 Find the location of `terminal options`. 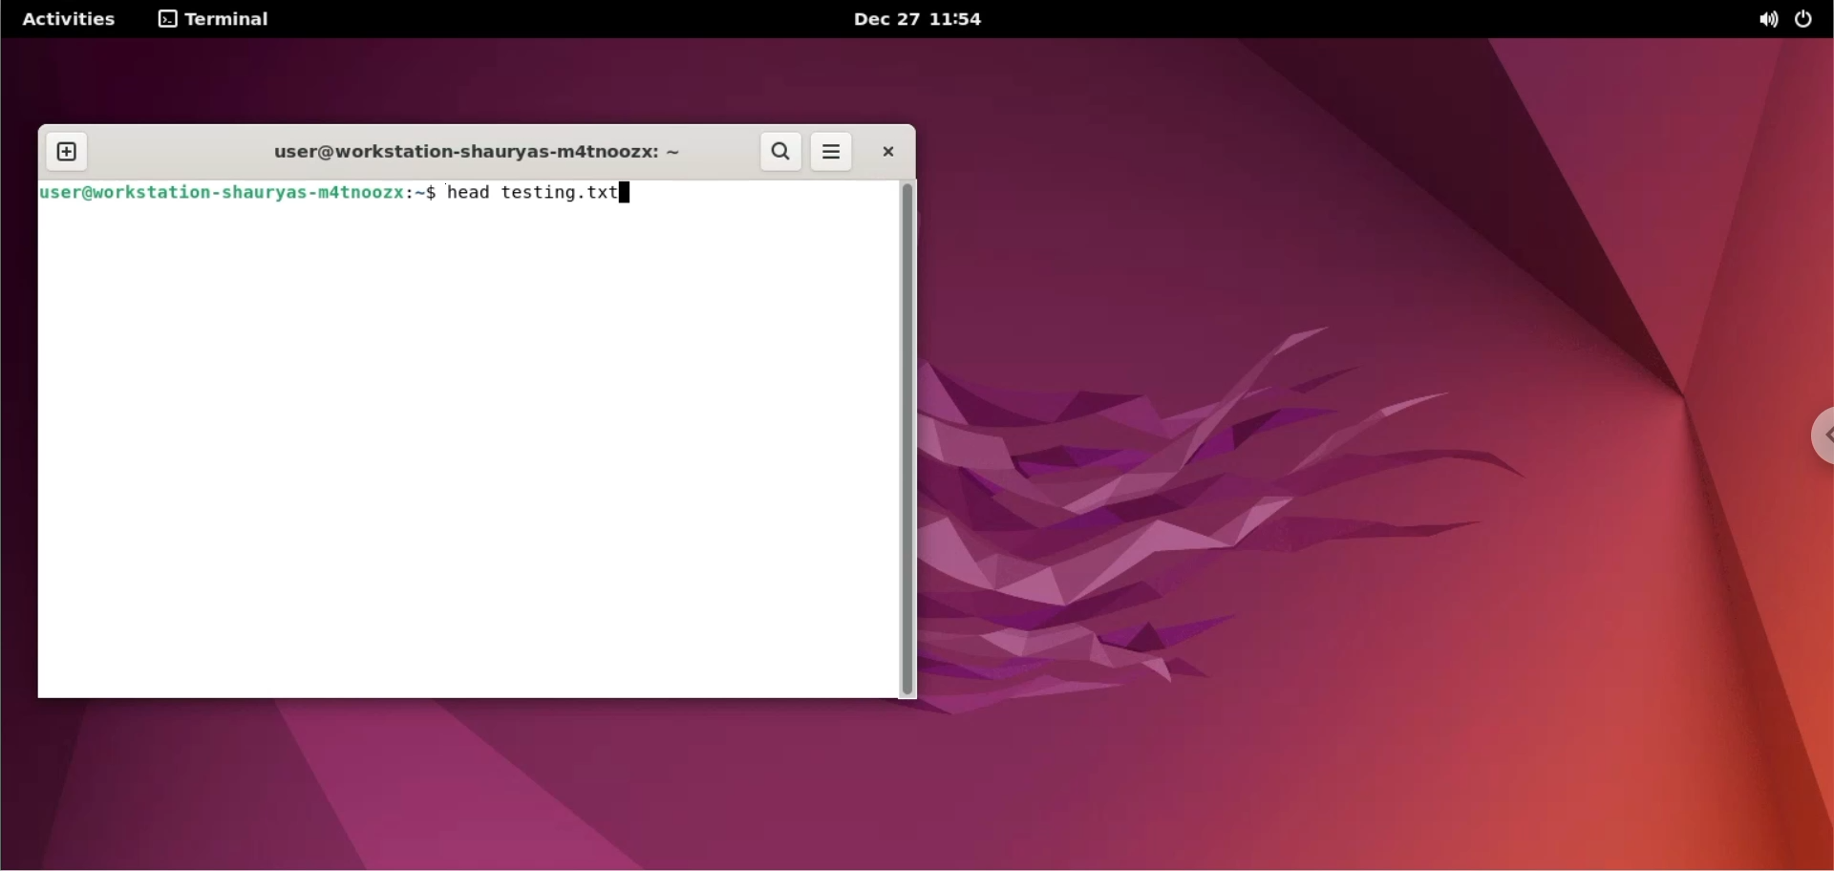

terminal options is located at coordinates (215, 20).